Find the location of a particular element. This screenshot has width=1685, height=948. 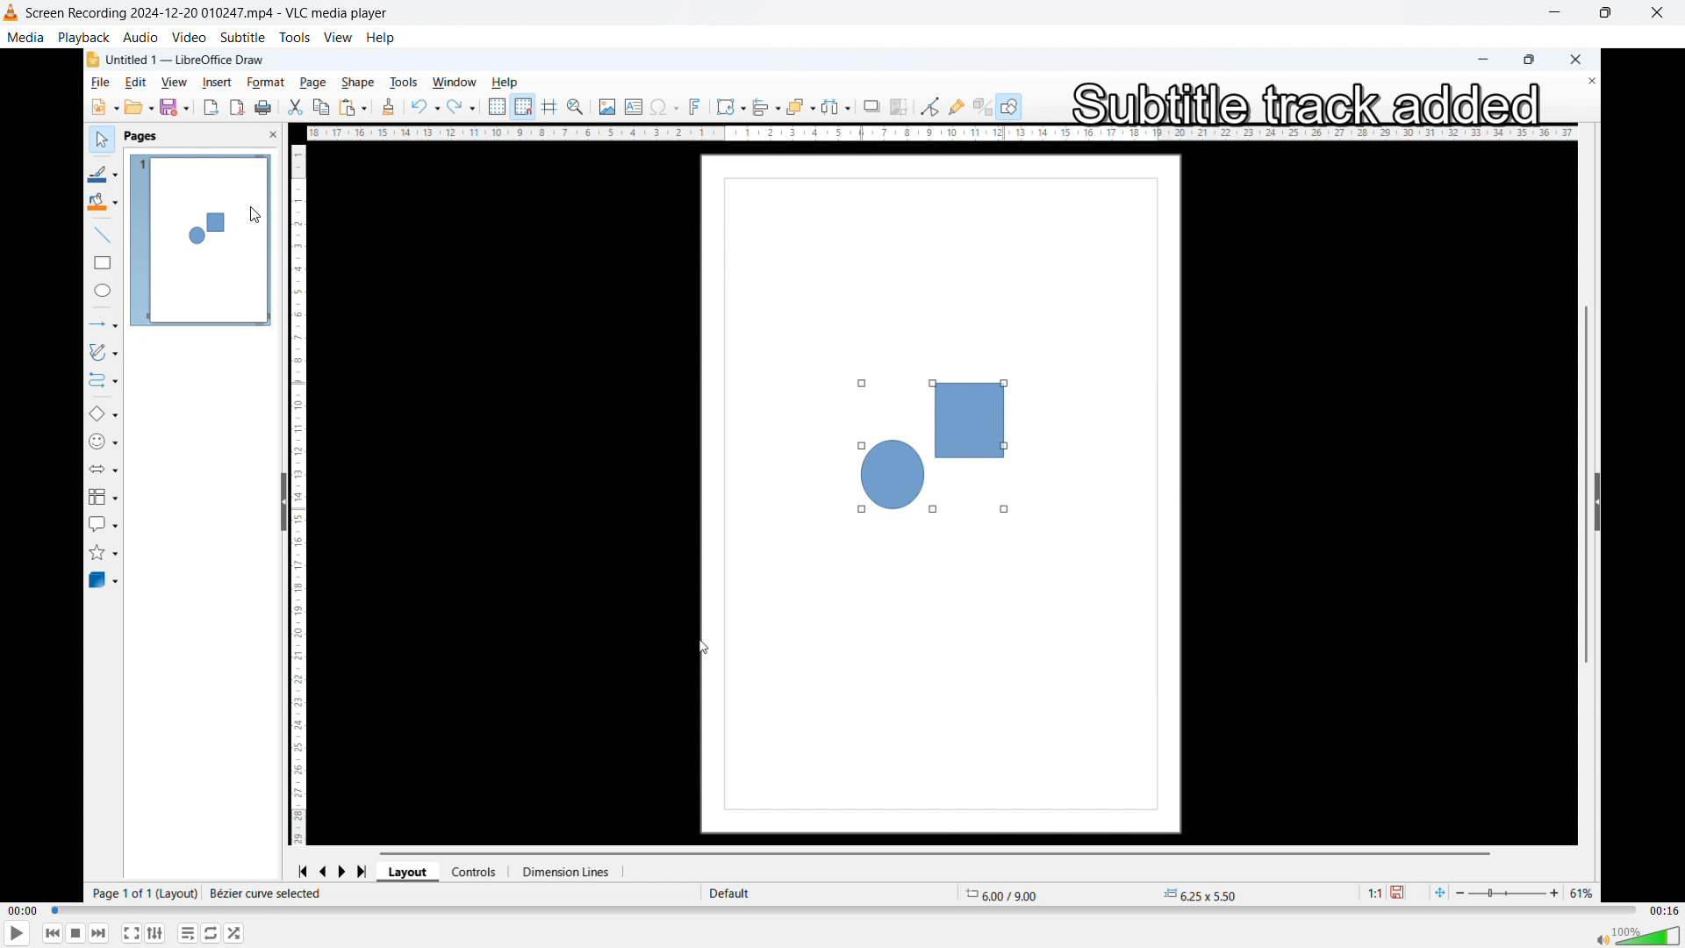

Media  is located at coordinates (25, 36).